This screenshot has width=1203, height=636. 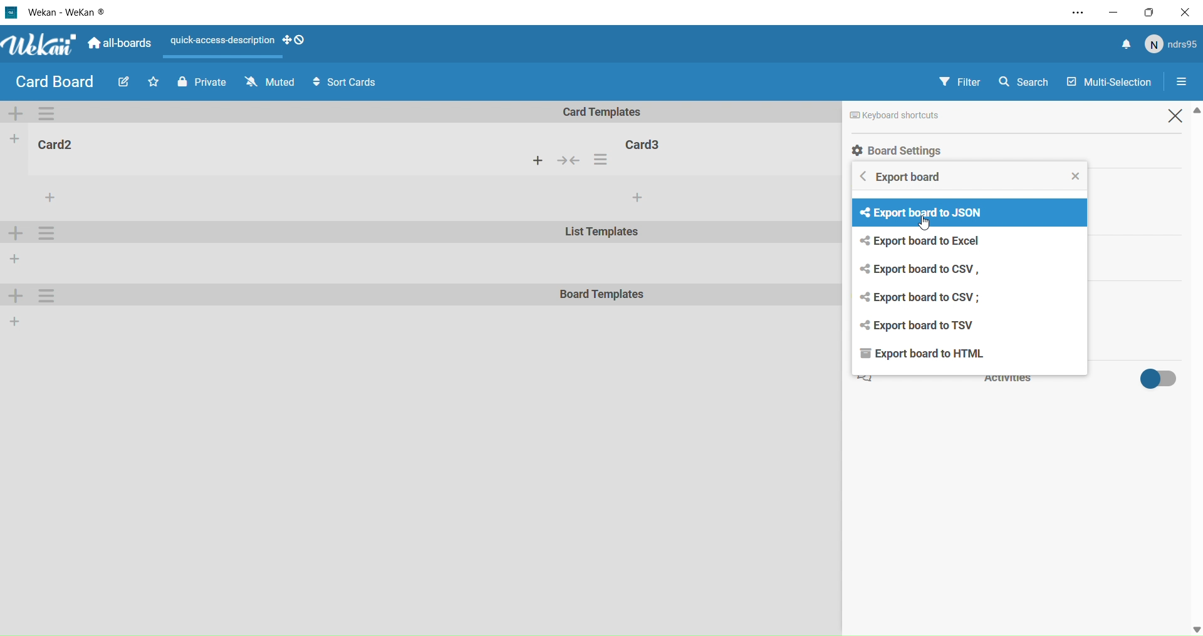 What do you see at coordinates (122, 84) in the screenshot?
I see `edit` at bounding box center [122, 84].